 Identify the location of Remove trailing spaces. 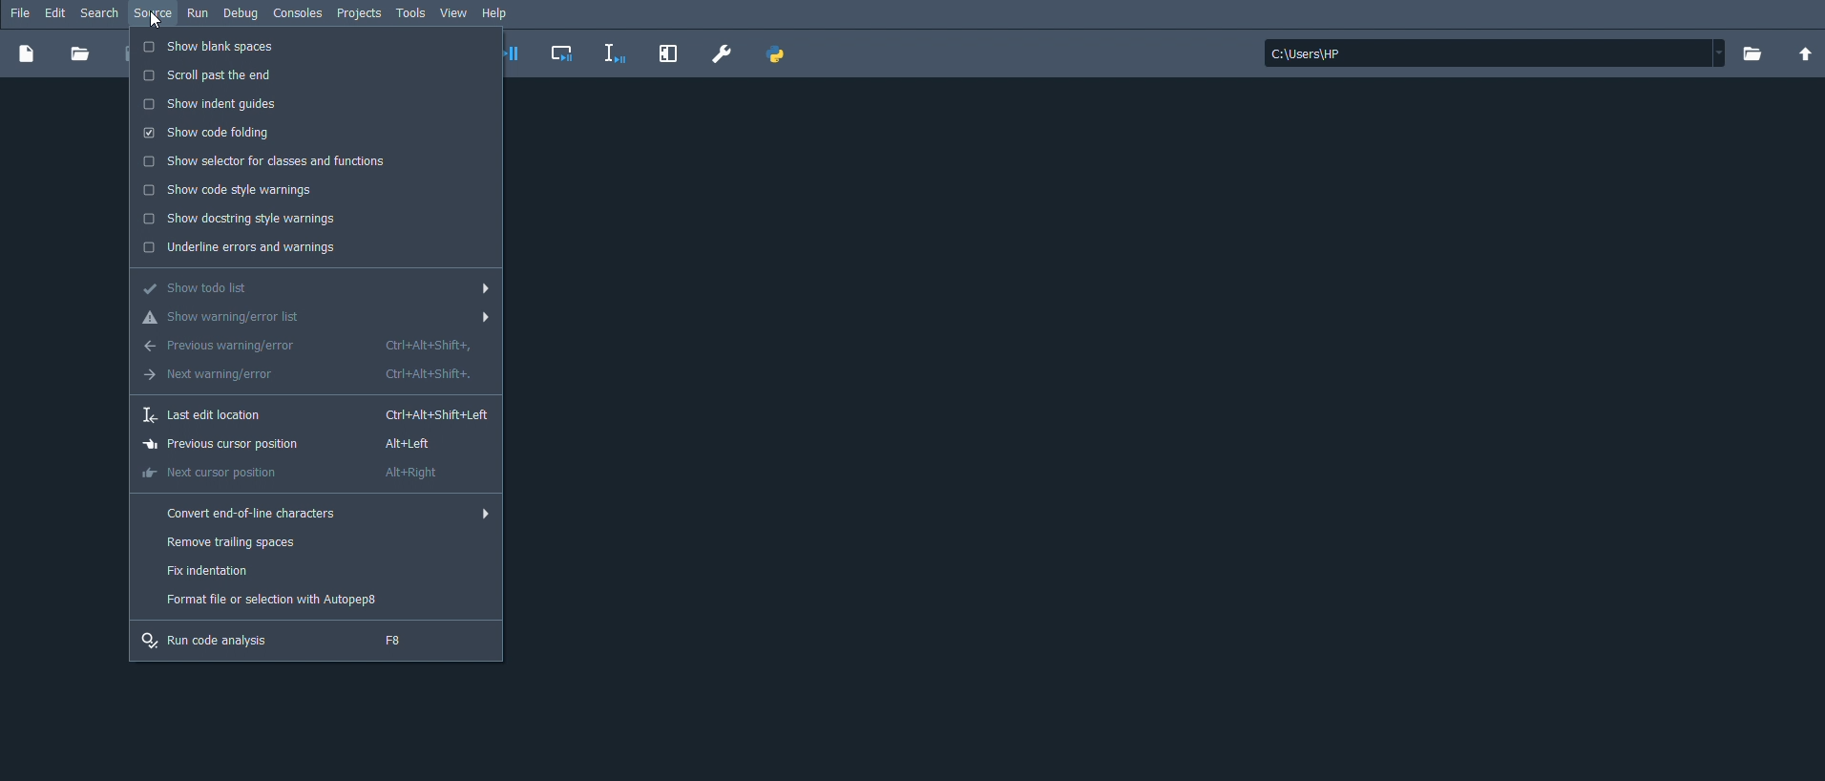
(235, 545).